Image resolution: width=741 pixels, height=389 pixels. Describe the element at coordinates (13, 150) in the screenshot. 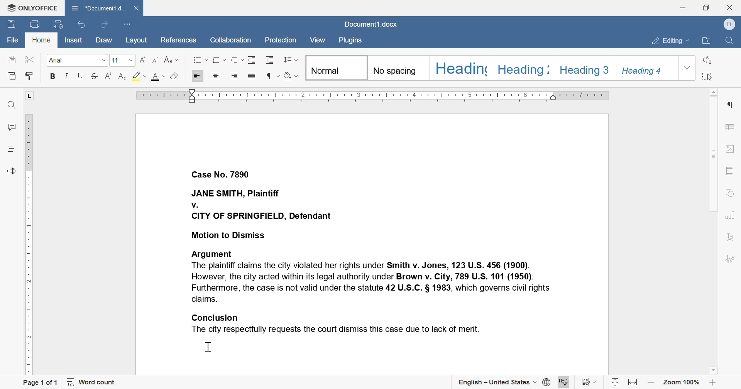

I see `headings` at that location.